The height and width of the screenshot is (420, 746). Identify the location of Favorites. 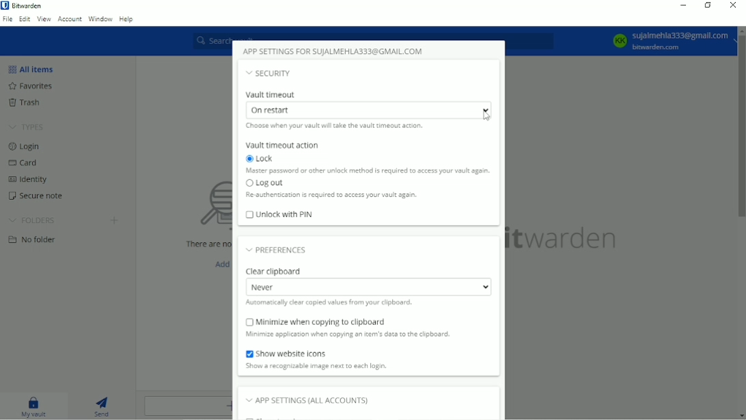
(35, 86).